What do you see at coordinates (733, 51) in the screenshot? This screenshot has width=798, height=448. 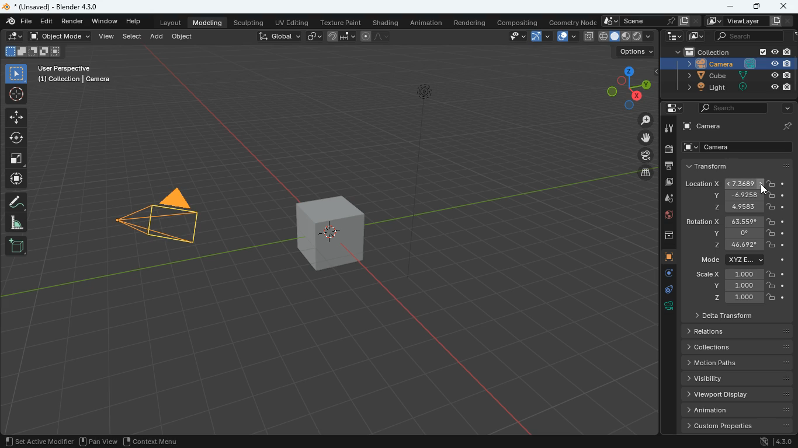 I see `collection` at bounding box center [733, 51].